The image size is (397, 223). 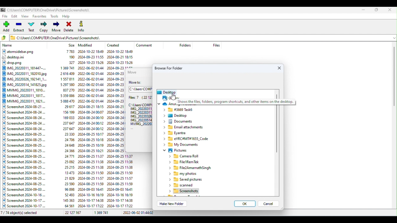 What do you see at coordinates (7, 27) in the screenshot?
I see `Add` at bounding box center [7, 27].